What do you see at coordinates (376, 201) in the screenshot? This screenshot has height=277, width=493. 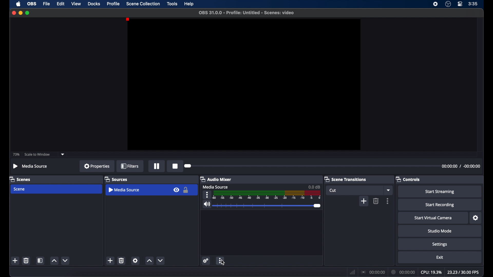 I see `delete` at bounding box center [376, 201].